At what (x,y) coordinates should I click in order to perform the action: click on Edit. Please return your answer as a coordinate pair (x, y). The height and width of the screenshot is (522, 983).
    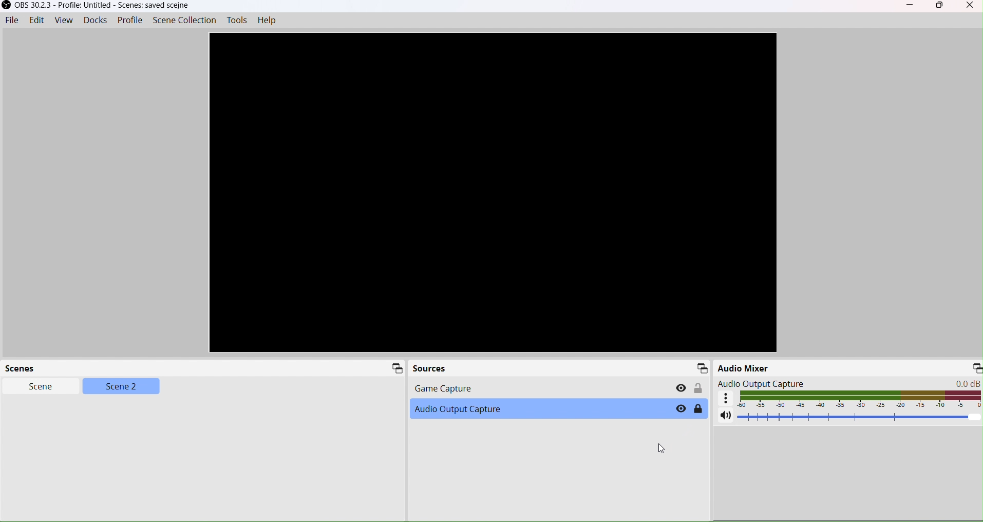
    Looking at the image, I should click on (36, 21).